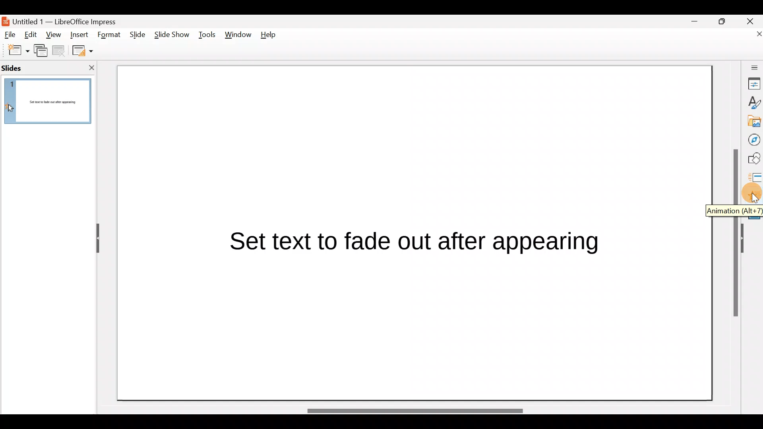 Image resolution: width=763 pixels, height=429 pixels. I want to click on Window, so click(238, 37).